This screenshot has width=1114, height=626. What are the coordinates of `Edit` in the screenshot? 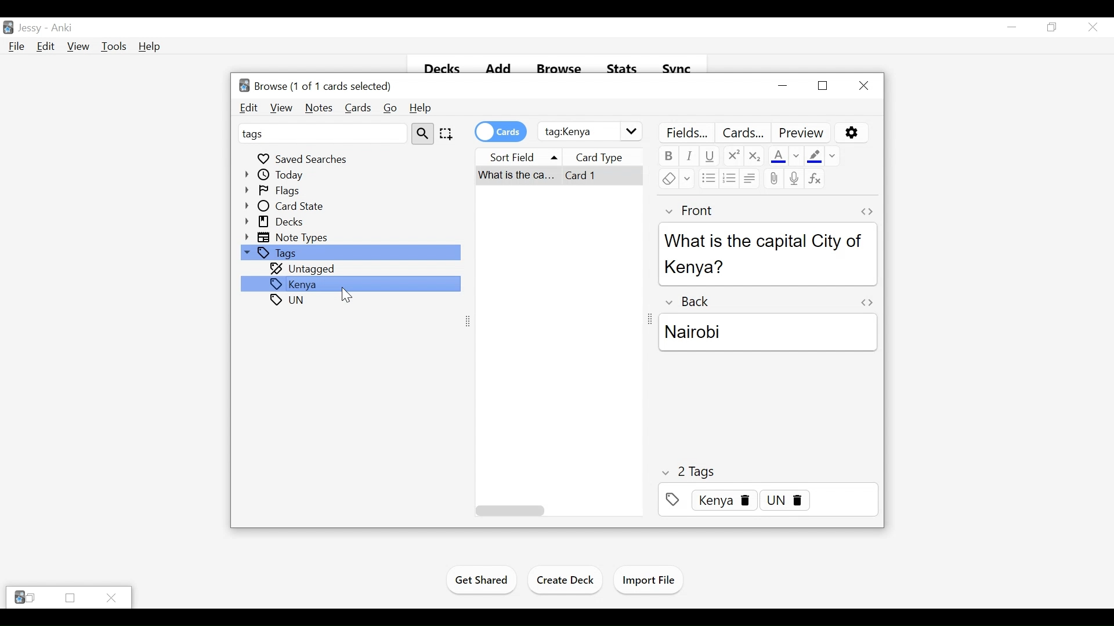 It's located at (45, 47).